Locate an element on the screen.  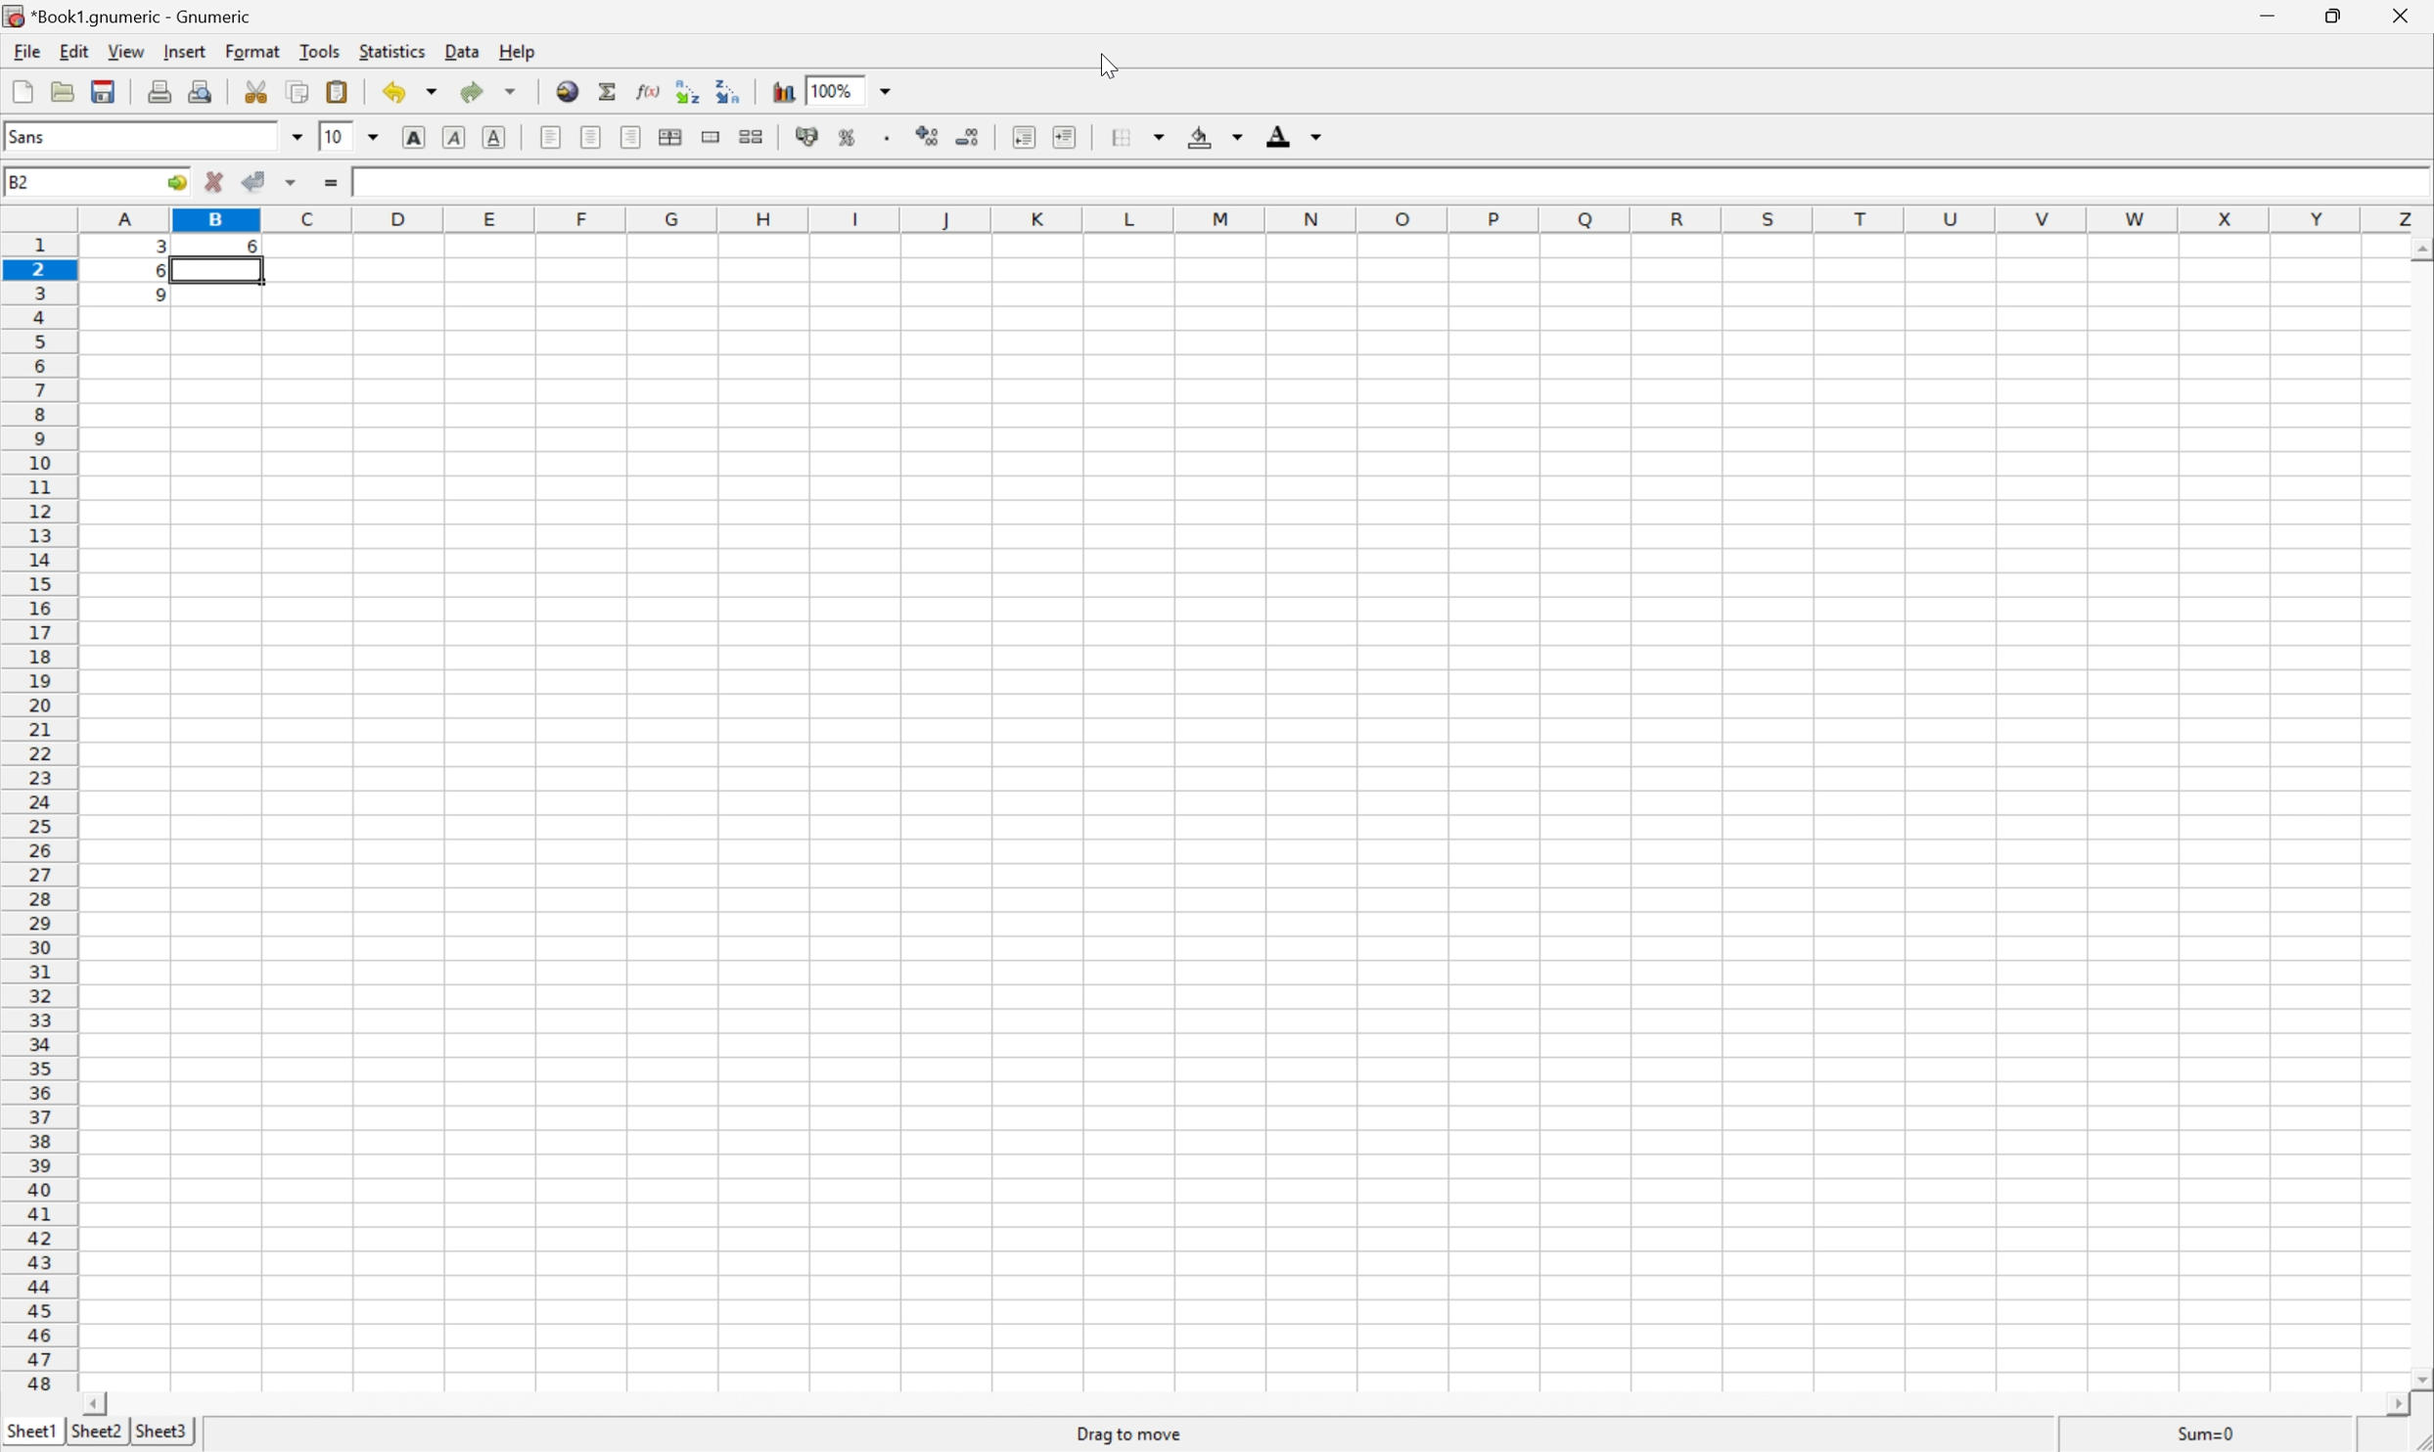
Cut selection is located at coordinates (255, 91).